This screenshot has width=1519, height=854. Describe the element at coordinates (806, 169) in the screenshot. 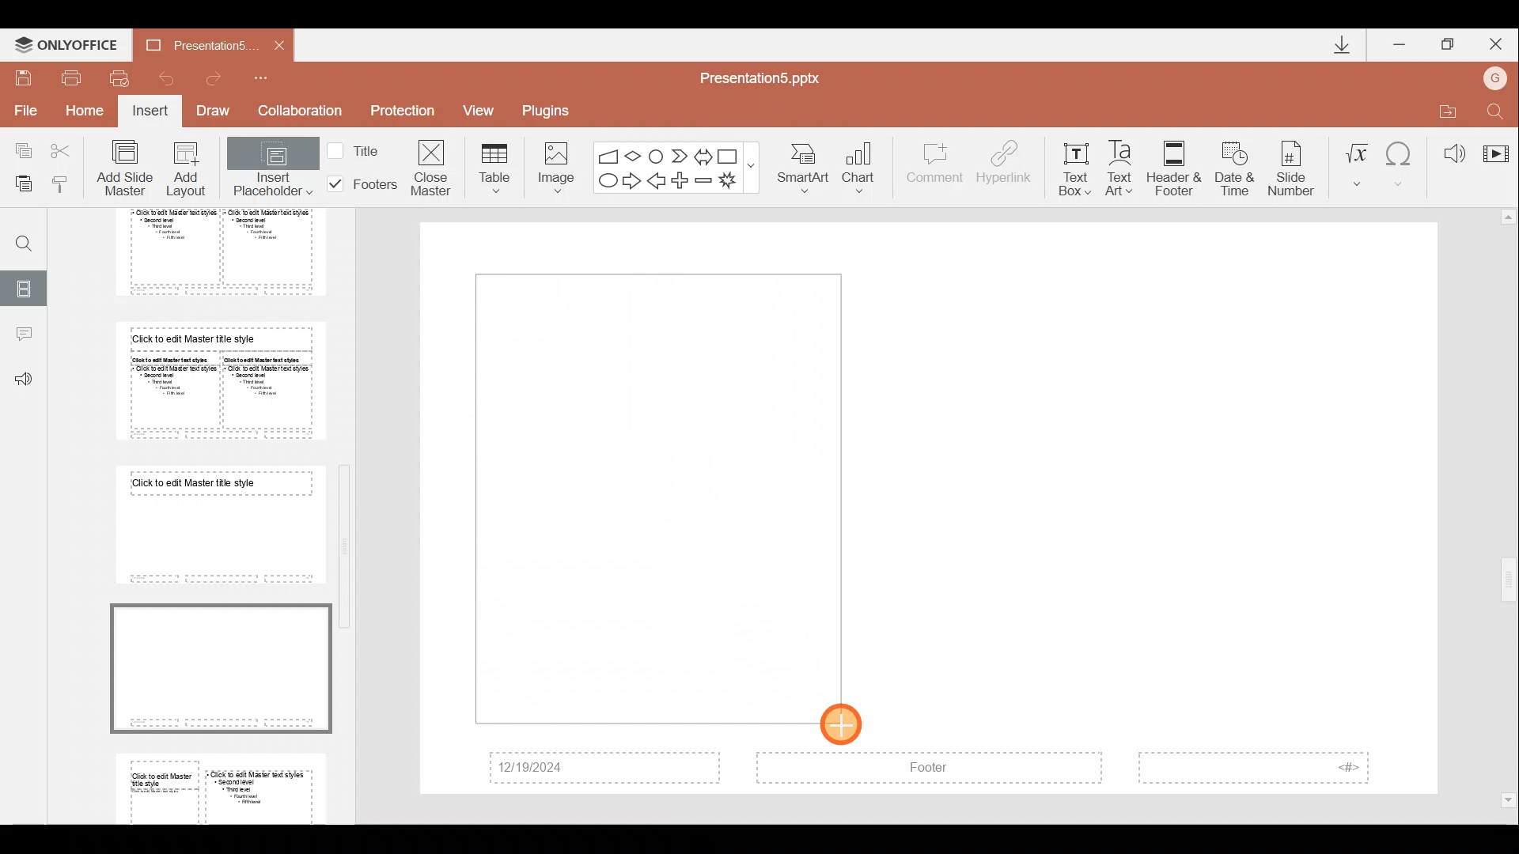

I see `SmartArt` at that location.